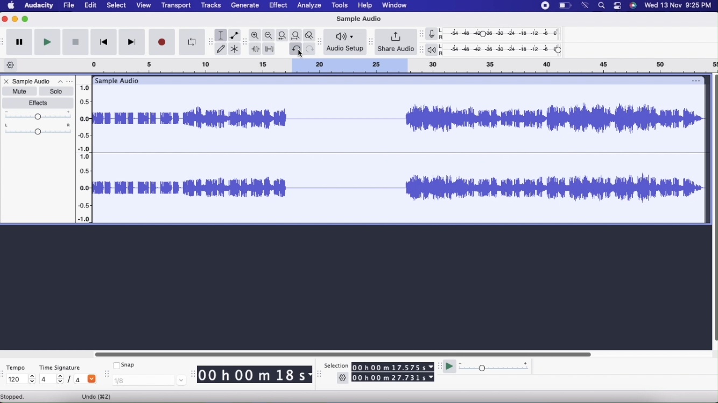 The image size is (718, 403). Describe the element at coordinates (211, 6) in the screenshot. I see `Tracks` at that location.